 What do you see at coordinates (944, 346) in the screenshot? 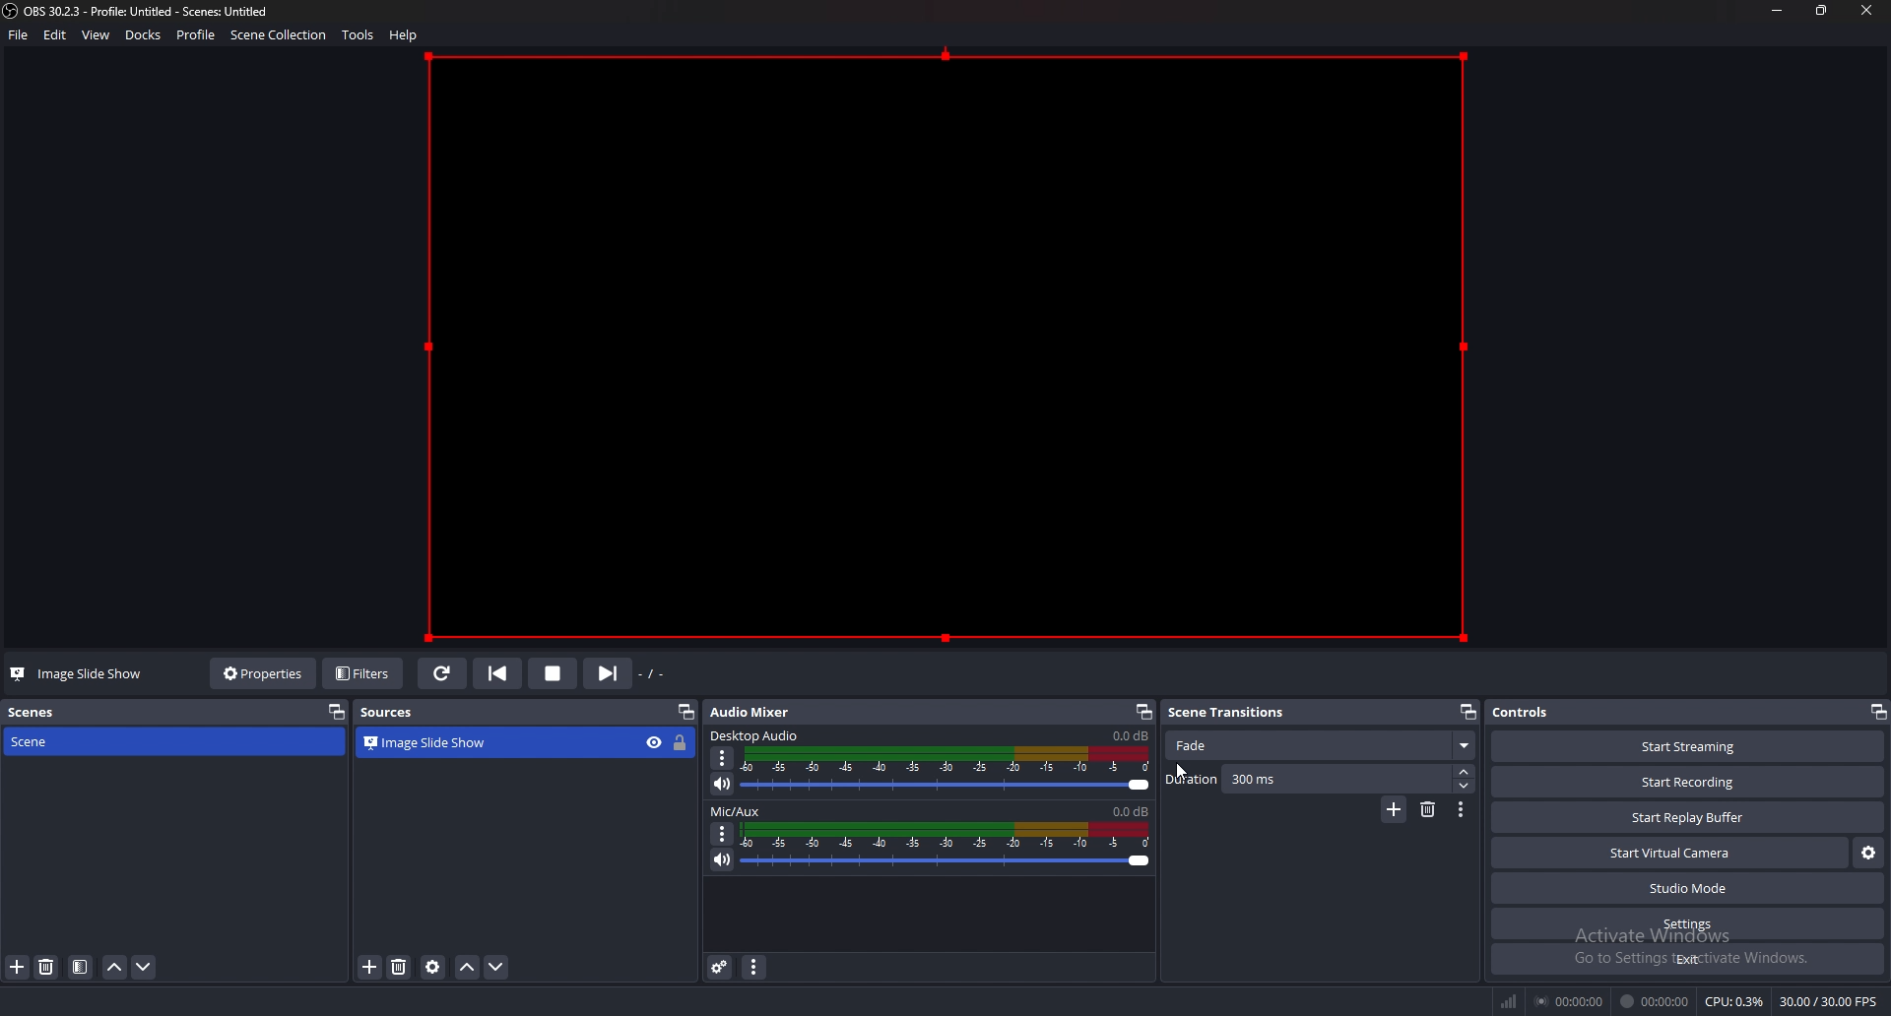
I see `source` at bounding box center [944, 346].